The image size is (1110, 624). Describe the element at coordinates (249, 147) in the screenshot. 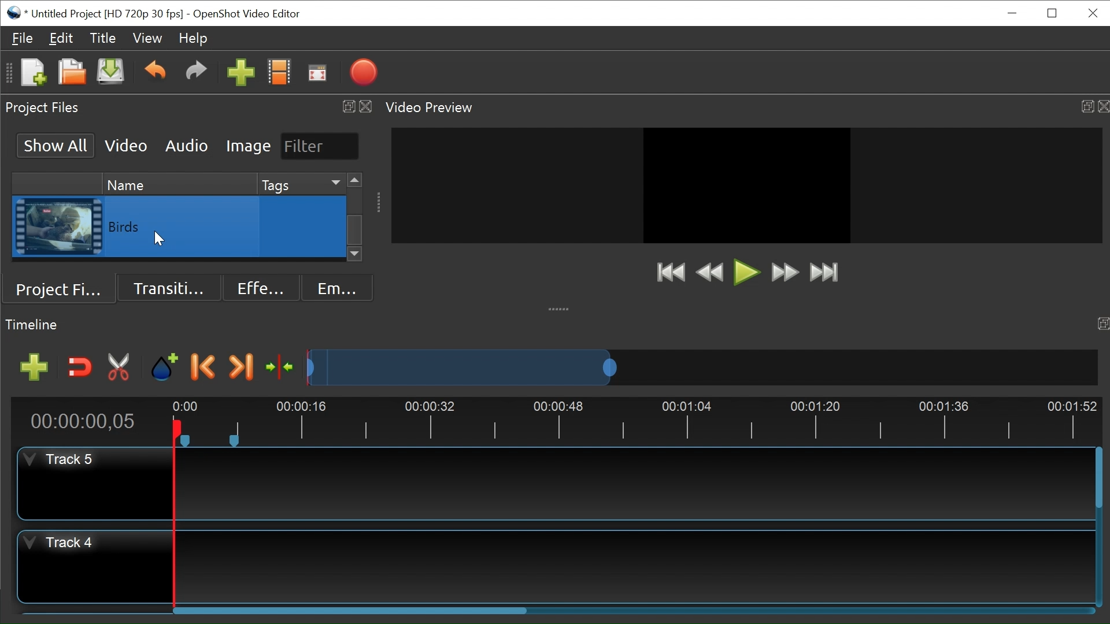

I see `Image` at that location.